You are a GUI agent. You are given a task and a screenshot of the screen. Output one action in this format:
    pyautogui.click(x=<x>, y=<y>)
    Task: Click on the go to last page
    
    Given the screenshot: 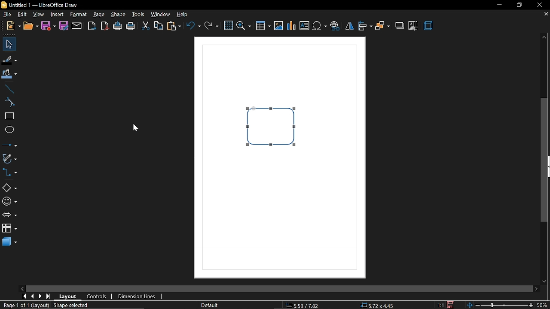 What is the action you would take?
    pyautogui.click(x=48, y=296)
    